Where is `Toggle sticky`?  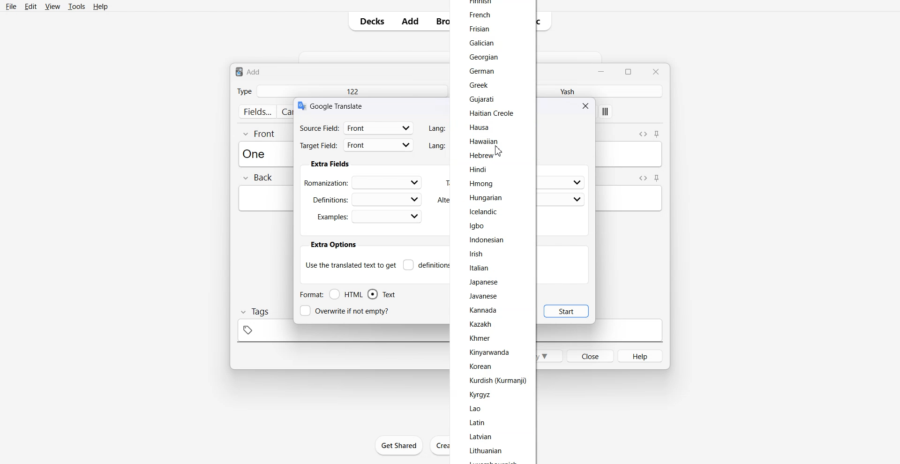 Toggle sticky is located at coordinates (657, 178).